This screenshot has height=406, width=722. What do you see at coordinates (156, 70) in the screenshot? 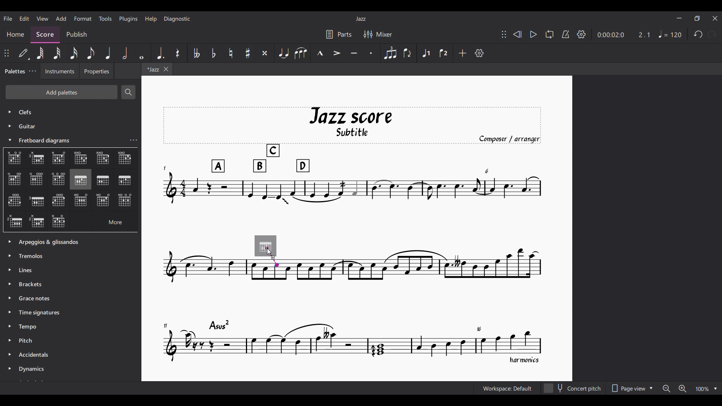
I see `Current tab` at bounding box center [156, 70].